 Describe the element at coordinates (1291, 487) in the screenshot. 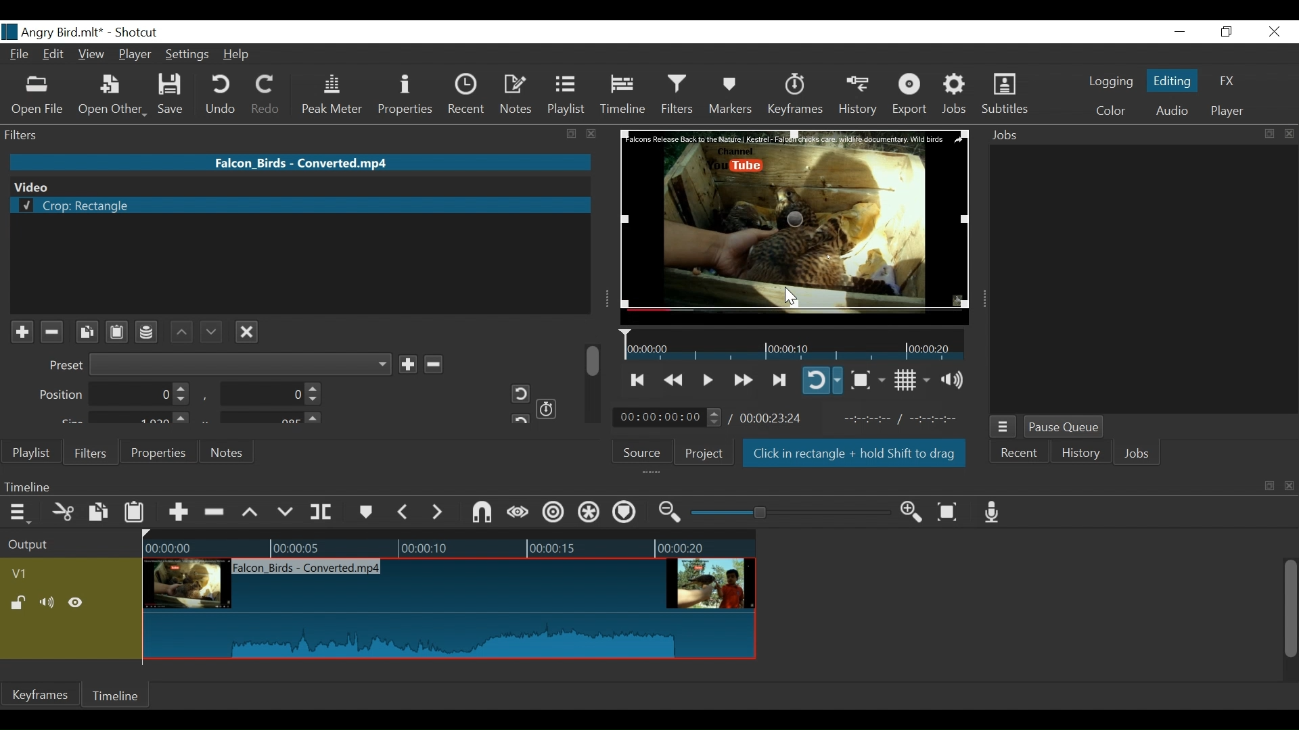

I see `close` at that location.